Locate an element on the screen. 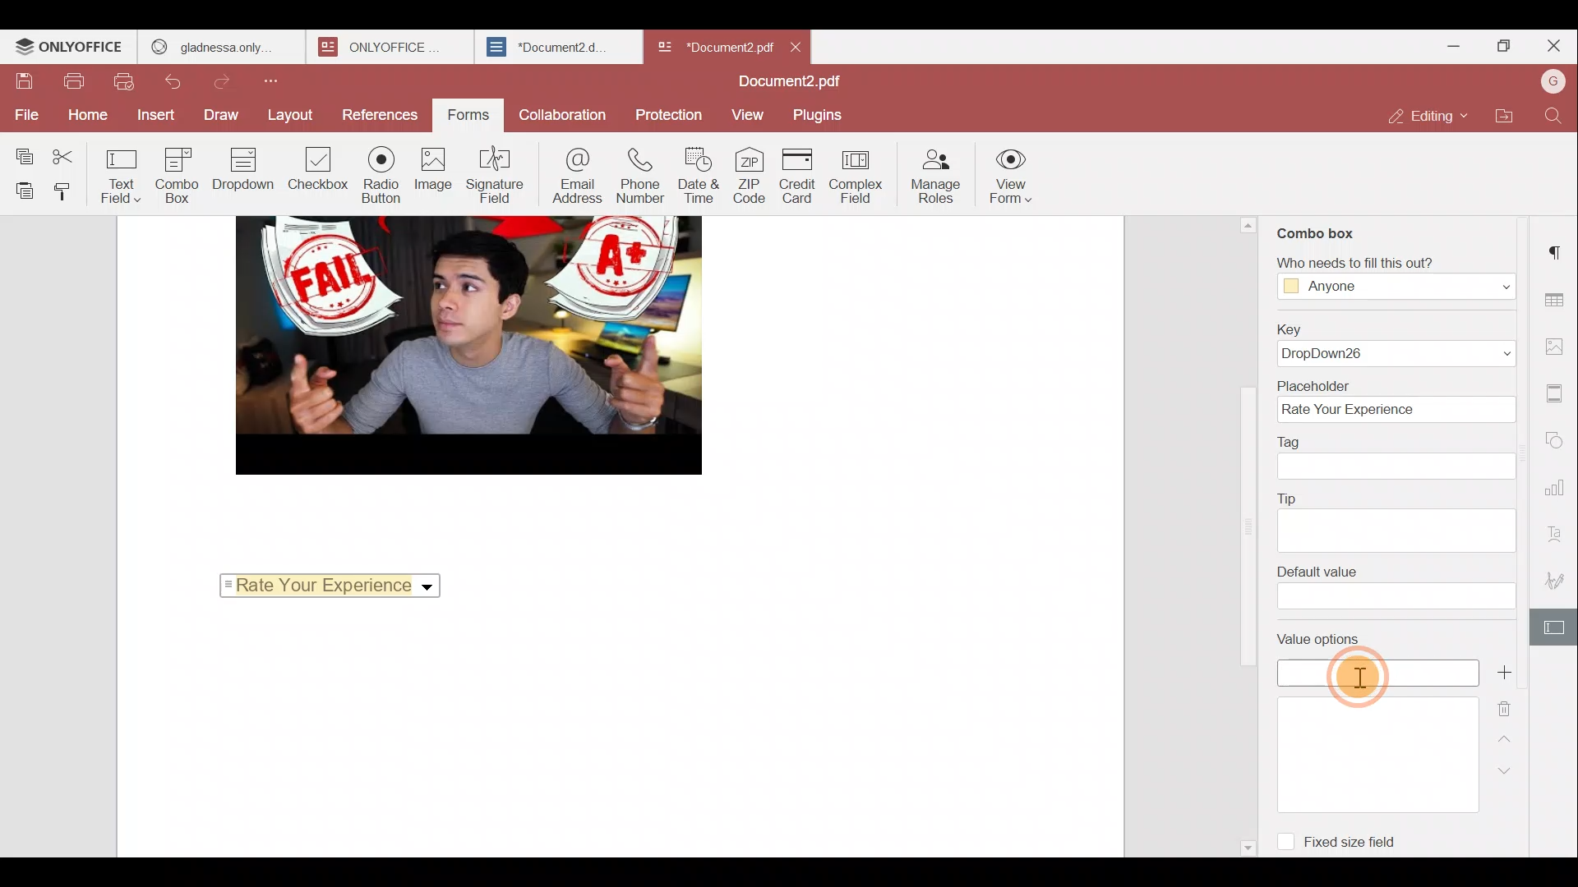  Combo box is located at coordinates (183, 175).